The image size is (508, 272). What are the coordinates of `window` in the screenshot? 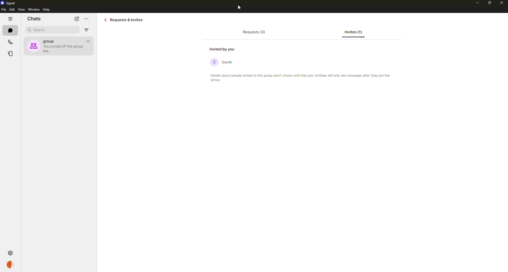 It's located at (34, 10).